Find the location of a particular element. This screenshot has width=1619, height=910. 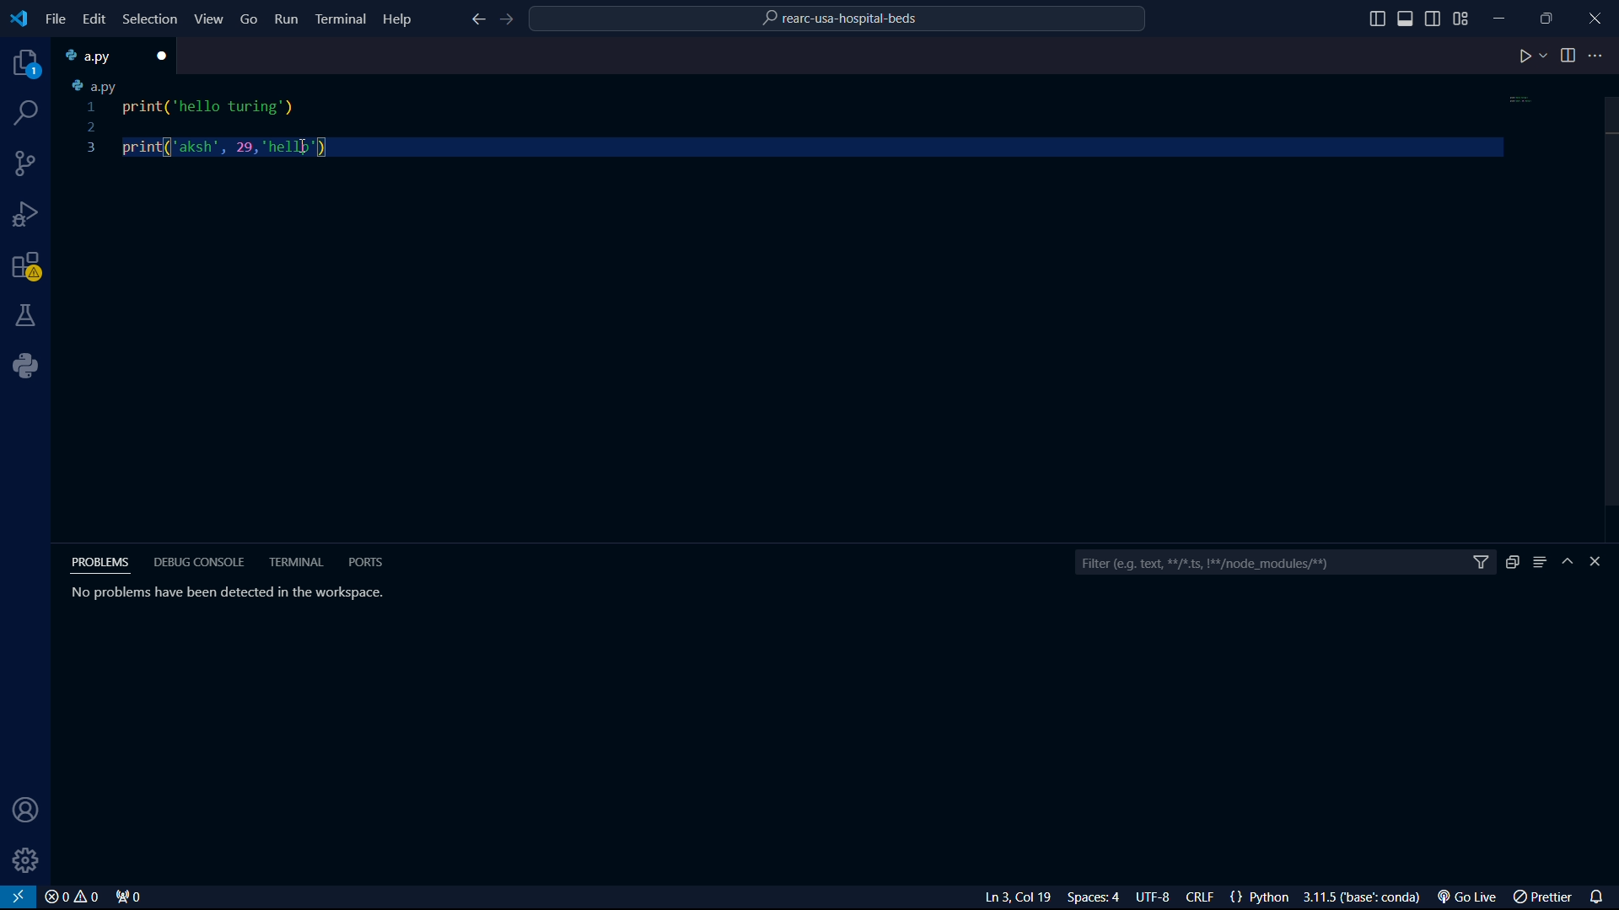

Selection is located at coordinates (153, 20).